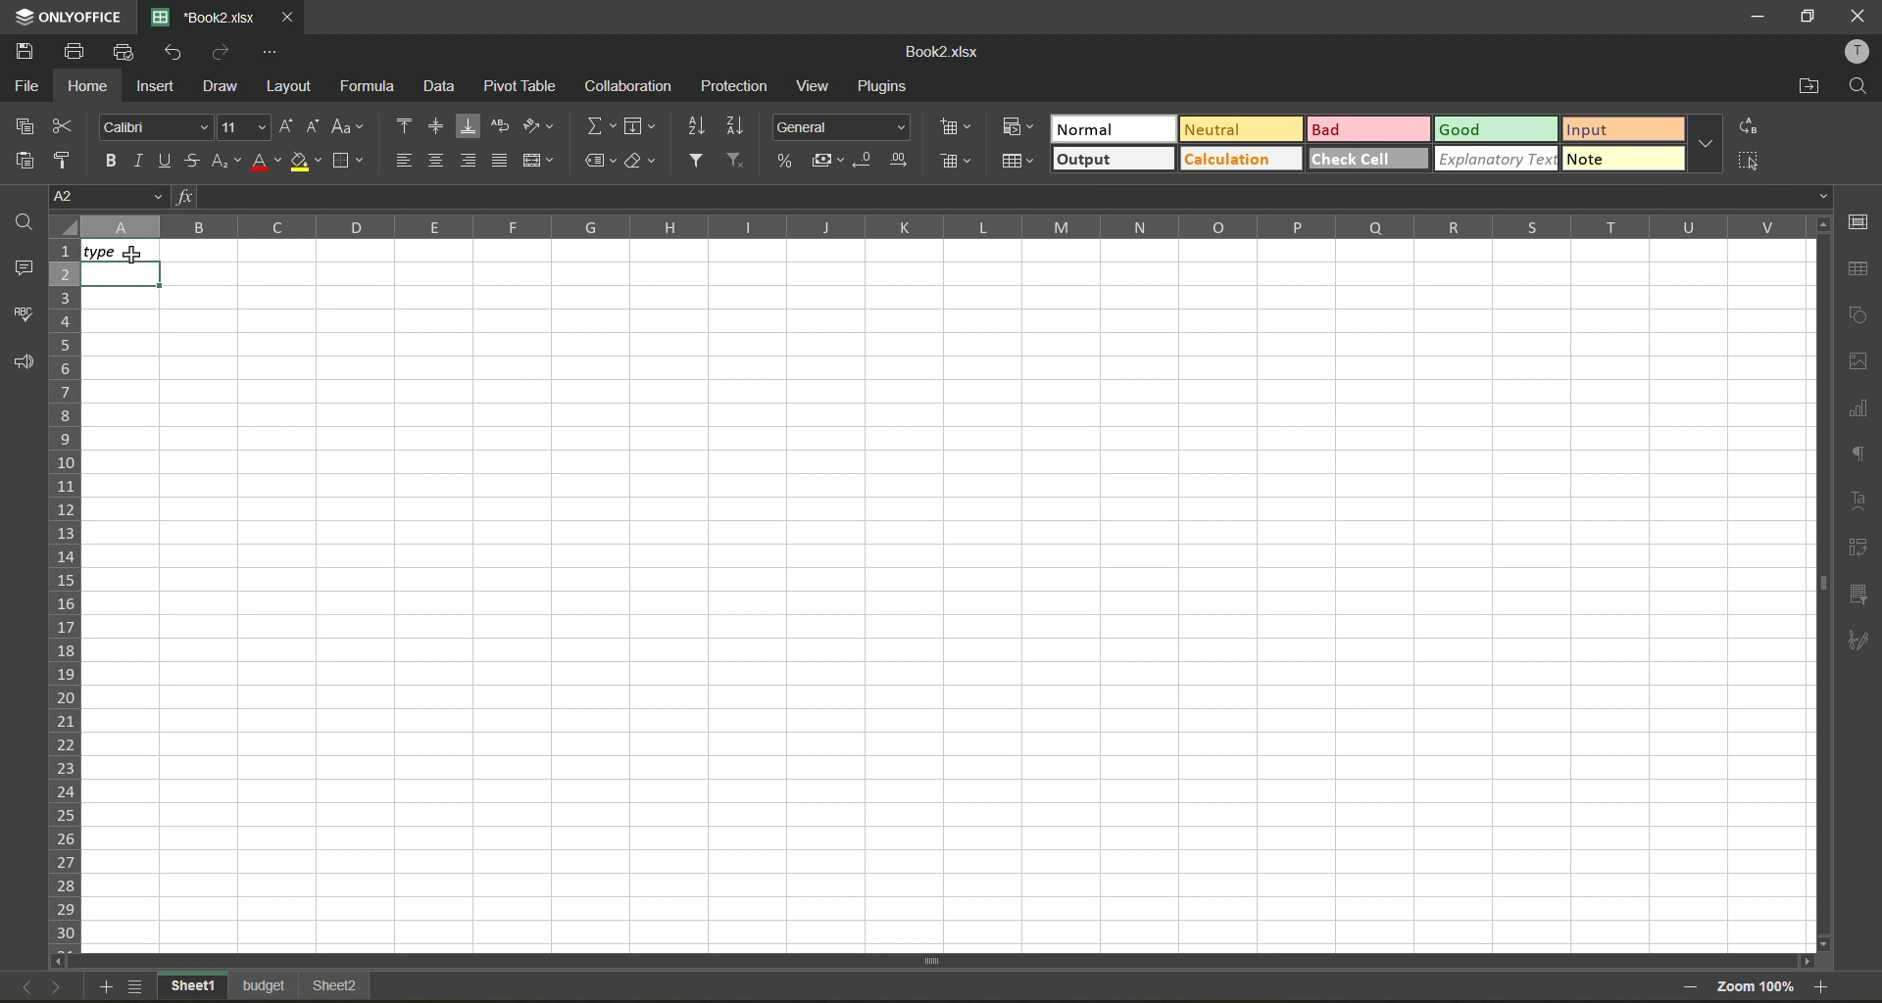  What do you see at coordinates (474, 129) in the screenshot?
I see `align bottom` at bounding box center [474, 129].